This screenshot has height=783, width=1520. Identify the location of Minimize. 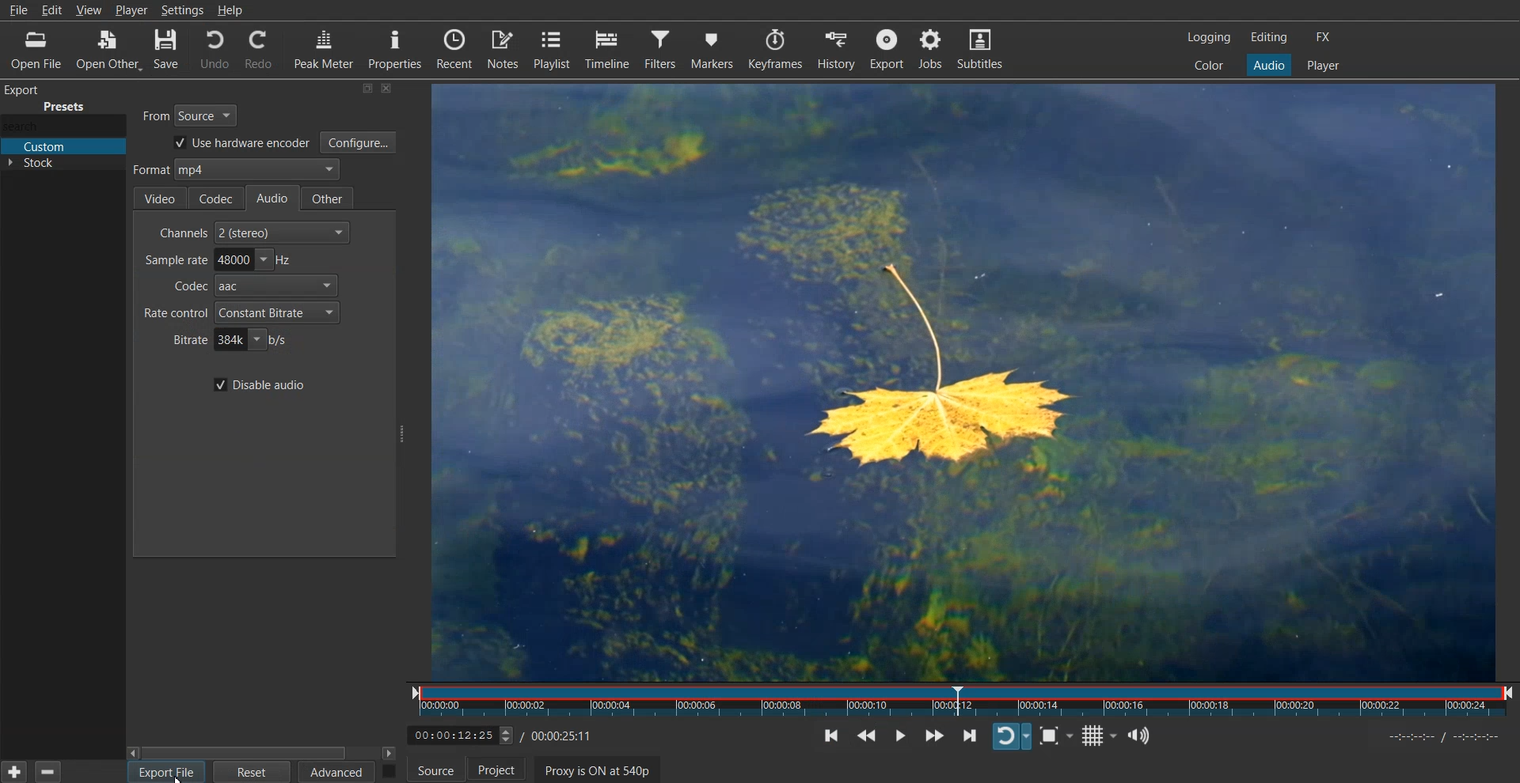
(367, 88).